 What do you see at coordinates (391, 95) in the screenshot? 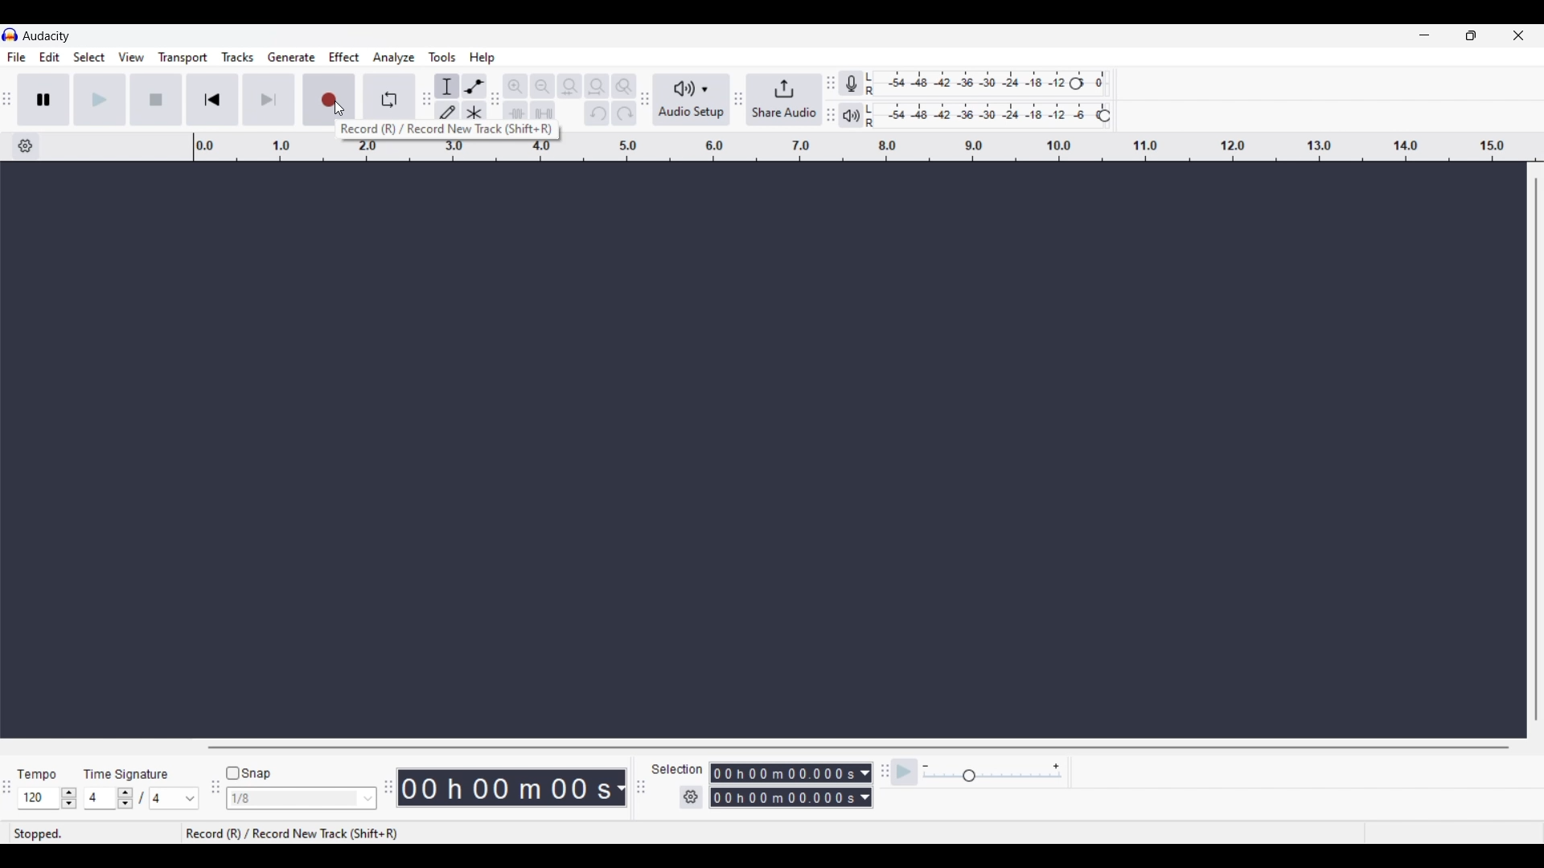
I see `Enable looping` at bounding box center [391, 95].